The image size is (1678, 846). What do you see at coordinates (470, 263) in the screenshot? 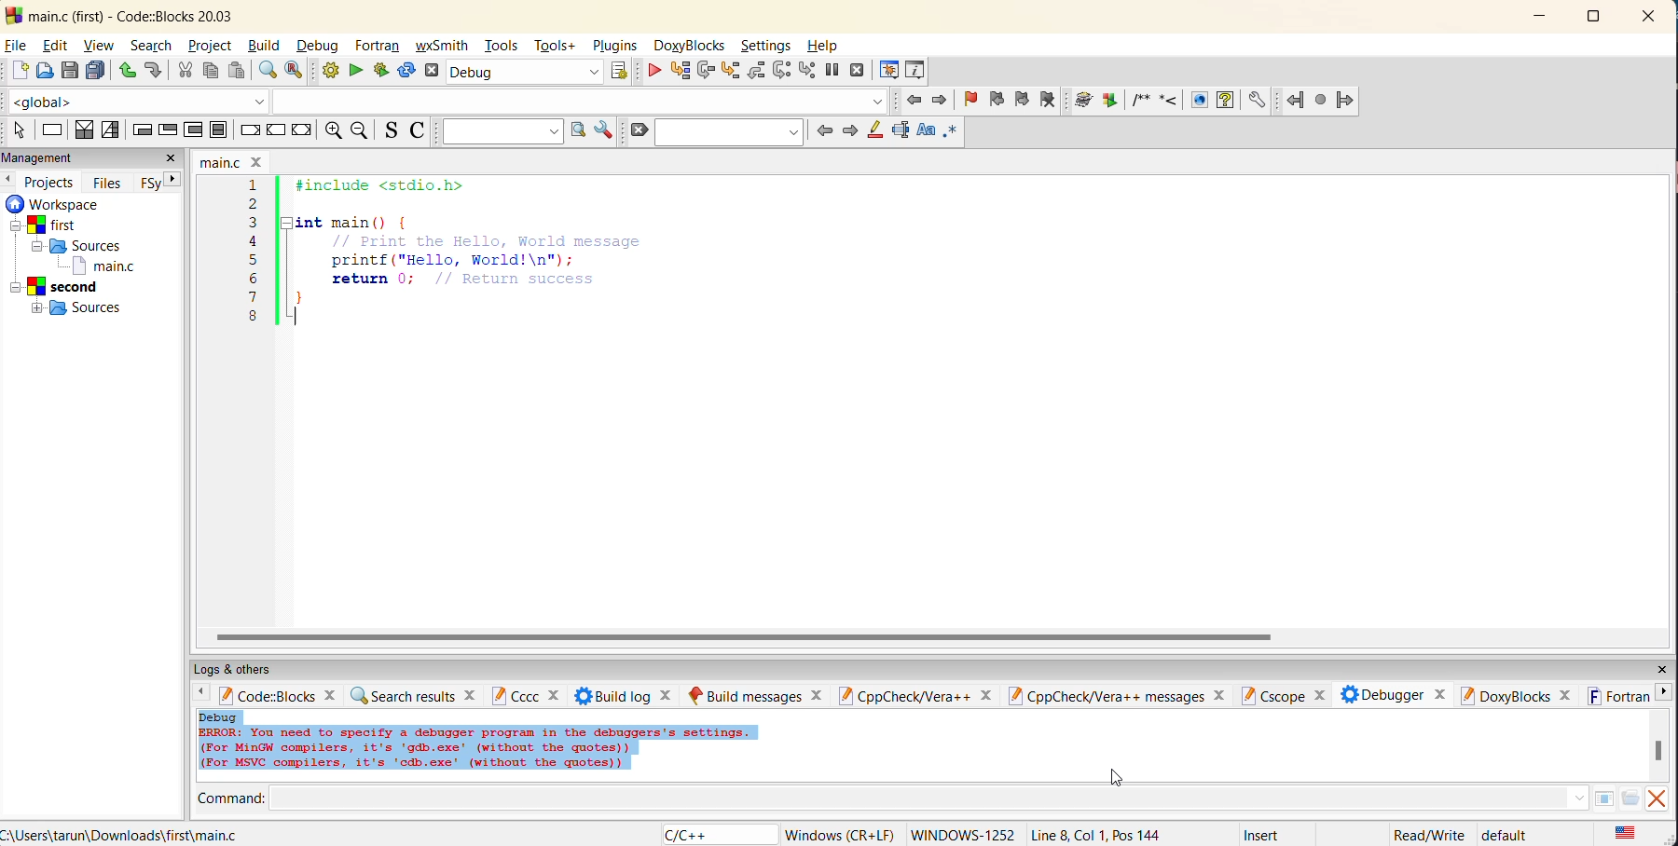
I see `1 #include <stdio.h>2 3 int main() { 4 // Print the Hello, World message 5 printf{"Hello, World!\n"}; 6 return 0; // Return success 7 8 ` at bounding box center [470, 263].